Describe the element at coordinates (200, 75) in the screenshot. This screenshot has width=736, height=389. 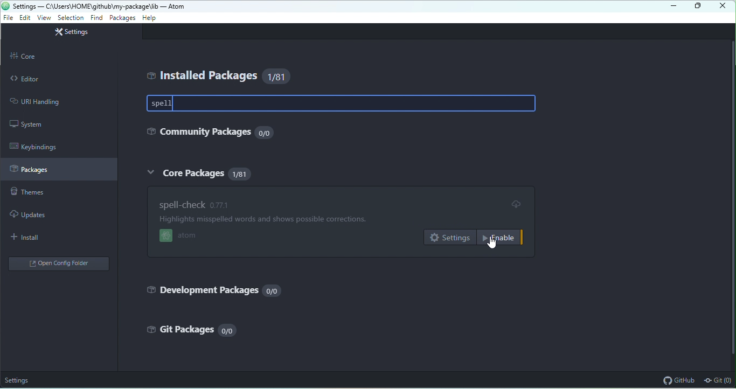
I see `installed packages` at that location.